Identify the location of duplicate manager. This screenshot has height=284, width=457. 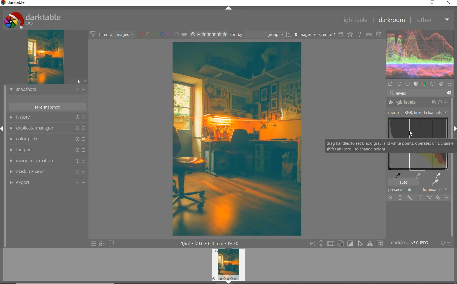
(47, 128).